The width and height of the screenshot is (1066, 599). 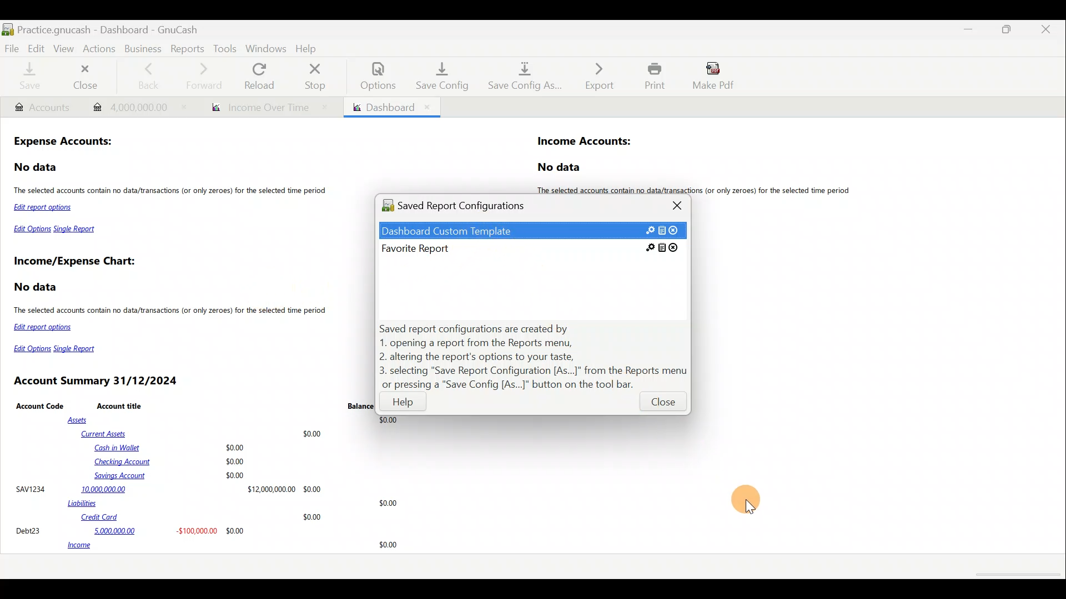 I want to click on Maximise, so click(x=1009, y=33).